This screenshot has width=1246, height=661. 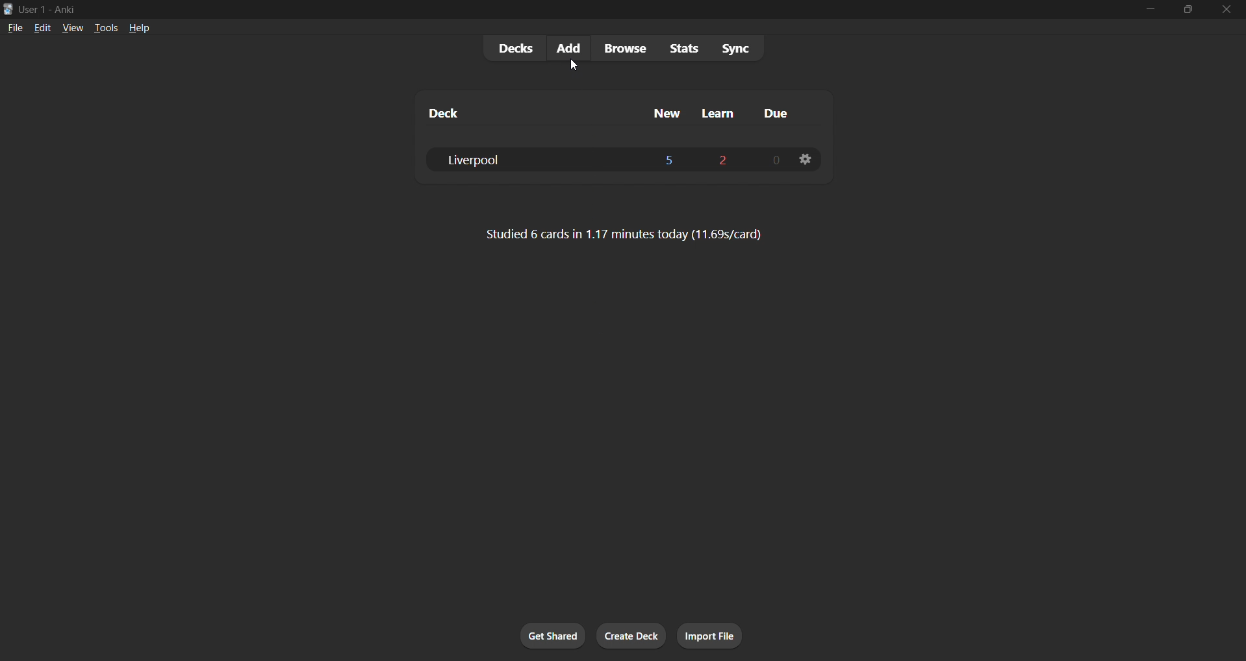 I want to click on import file, so click(x=710, y=634).